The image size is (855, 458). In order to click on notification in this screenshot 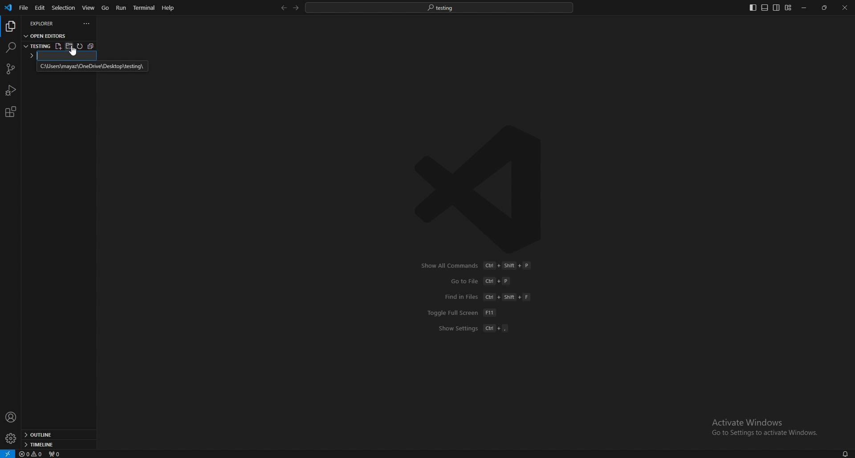, I will do `click(844, 454)`.